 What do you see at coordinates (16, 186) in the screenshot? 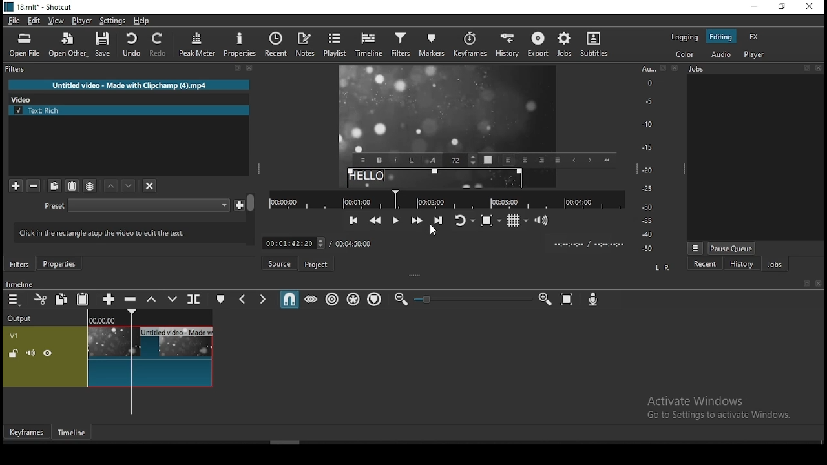
I see `add filter` at bounding box center [16, 186].